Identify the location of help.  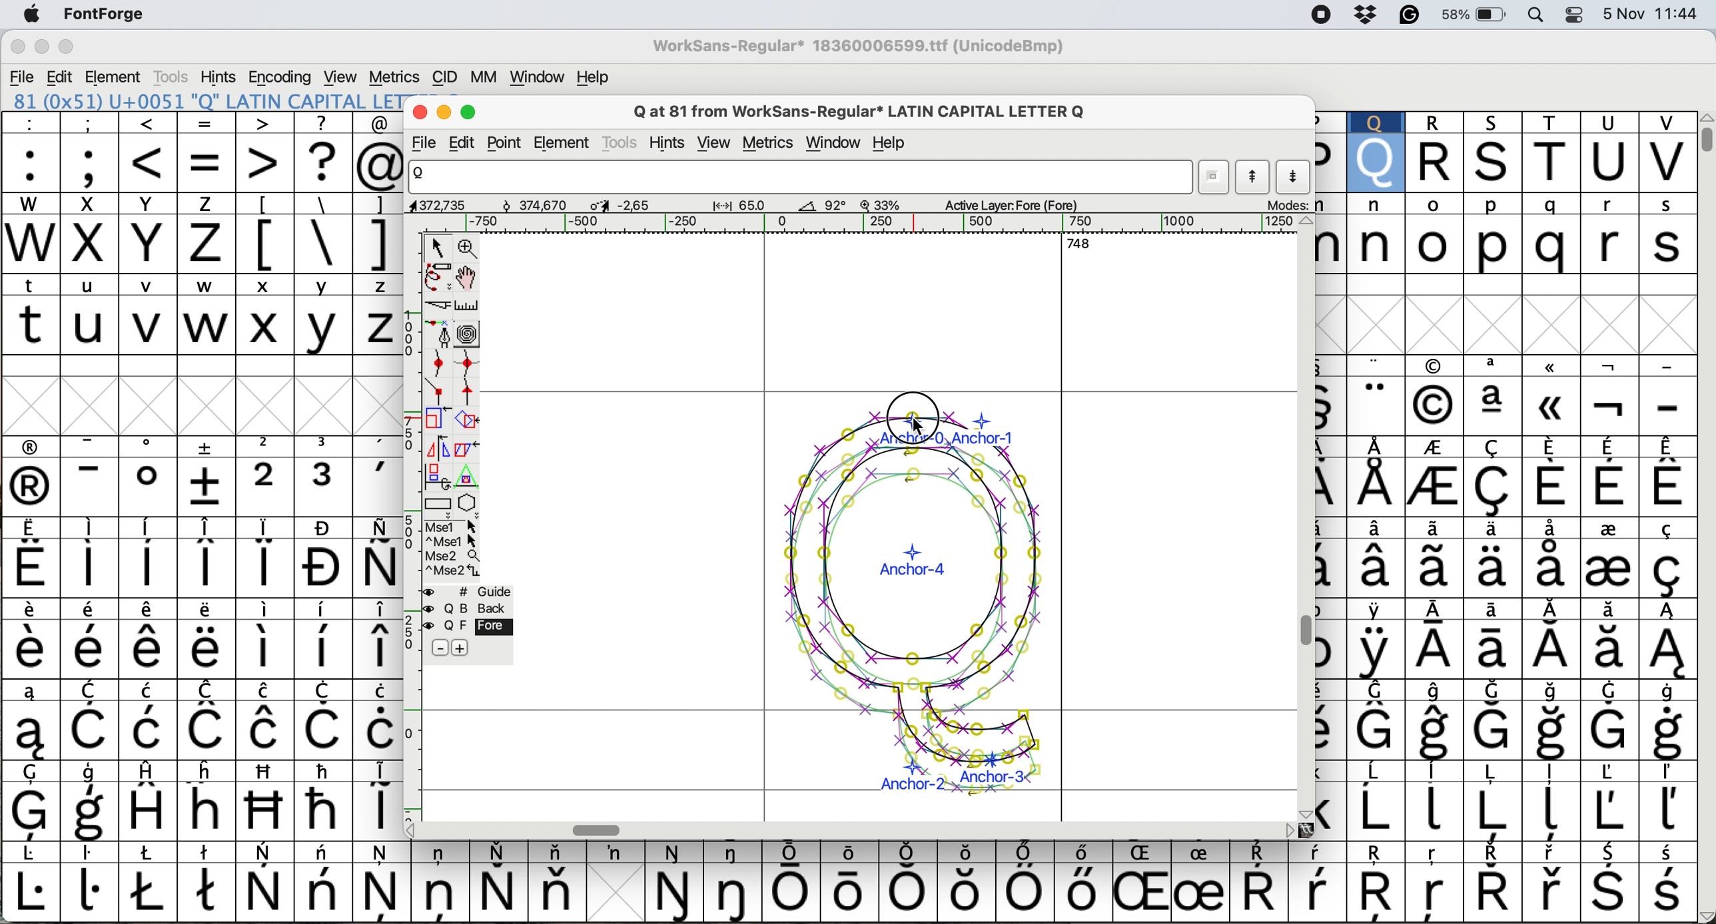
(891, 143).